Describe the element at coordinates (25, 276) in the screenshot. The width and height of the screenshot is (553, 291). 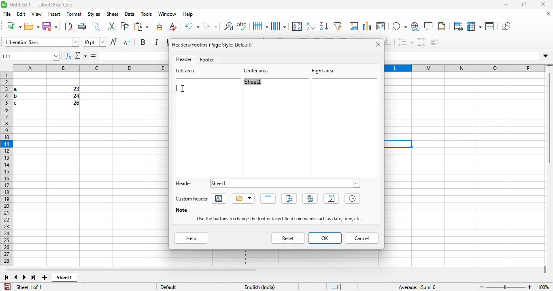
I see `next sheet` at that location.